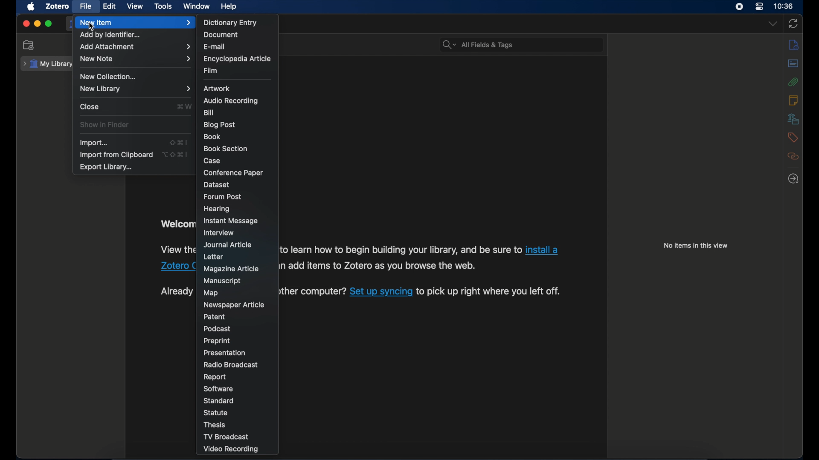 The width and height of the screenshot is (819, 460). Describe the element at coordinates (214, 257) in the screenshot. I see `letter` at that location.